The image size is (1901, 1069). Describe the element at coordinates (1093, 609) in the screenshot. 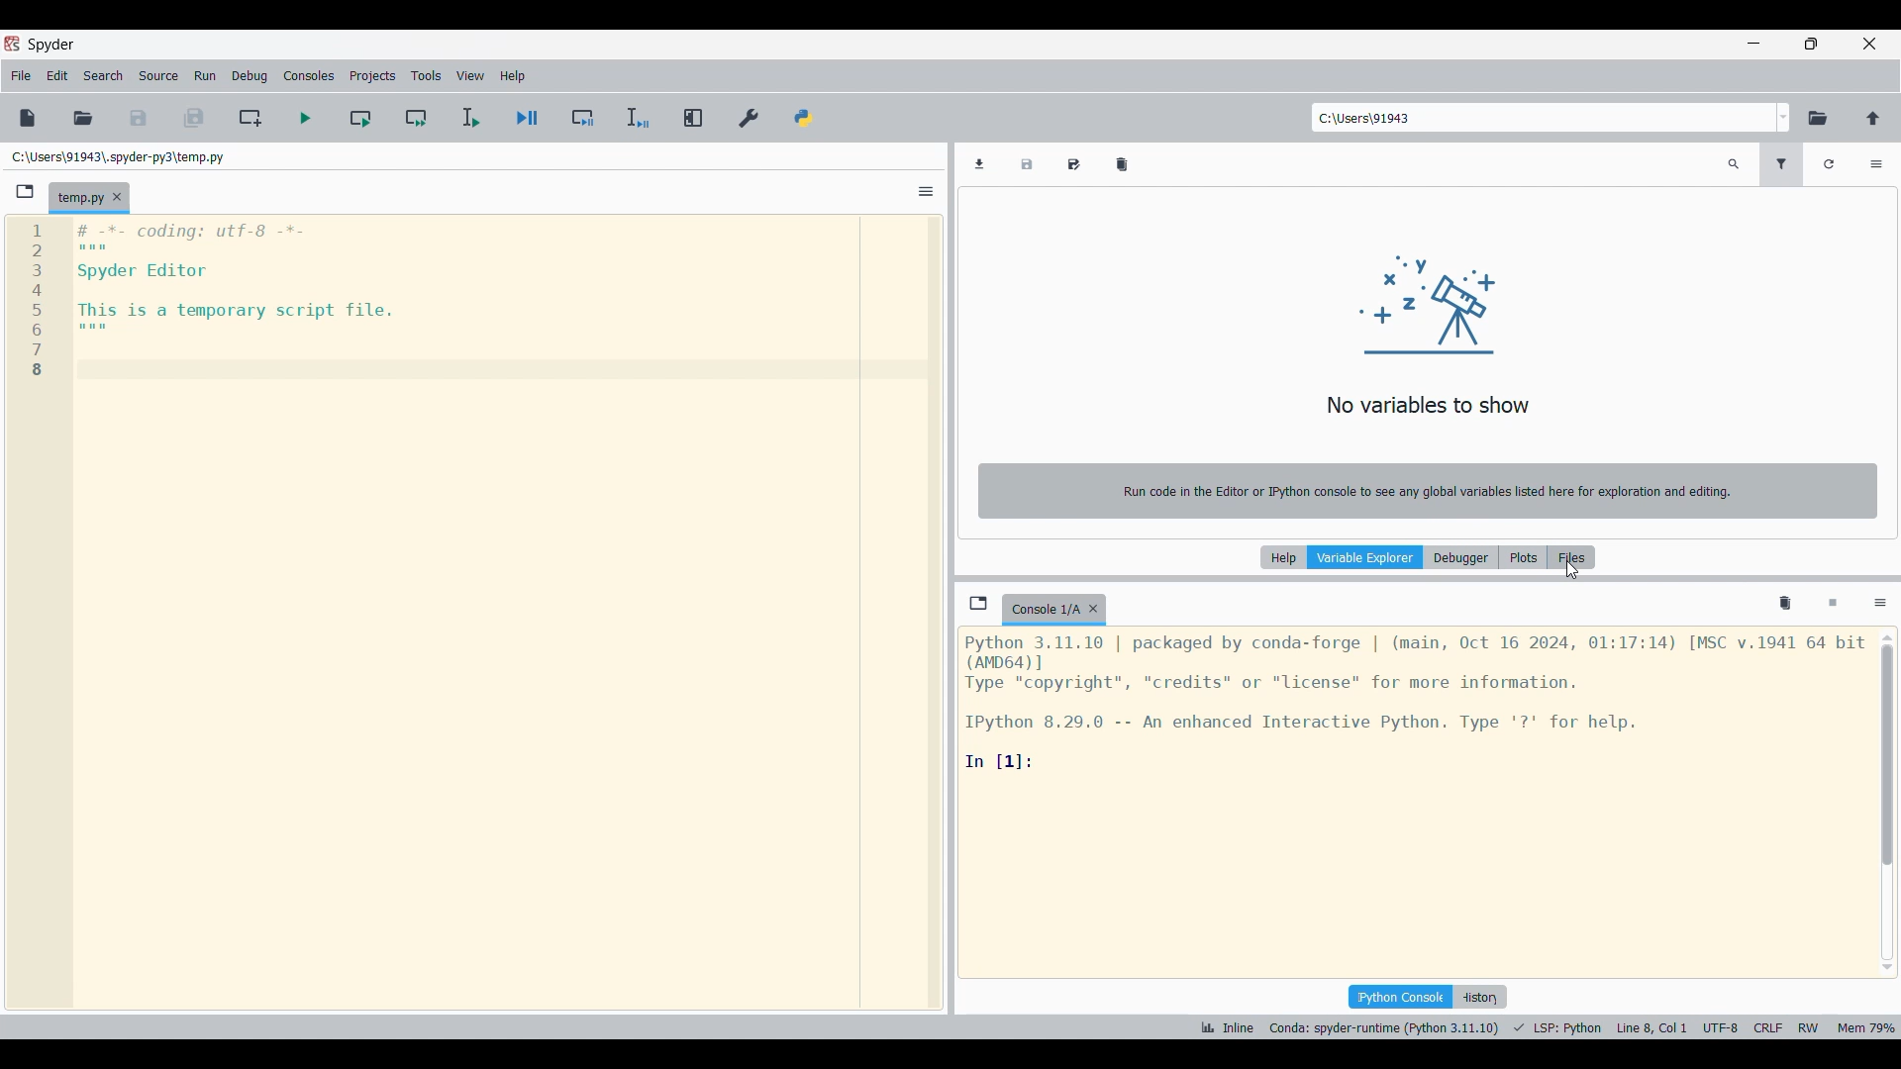

I see `Close` at that location.